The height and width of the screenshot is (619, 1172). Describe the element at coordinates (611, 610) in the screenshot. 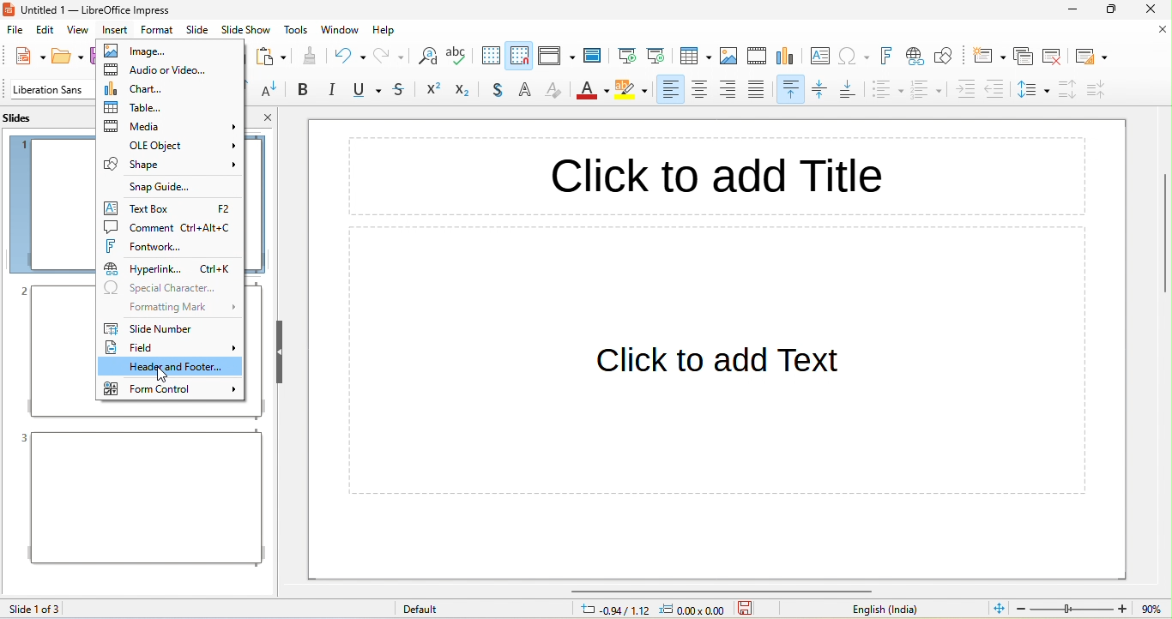

I see `0.94/1.12` at that location.